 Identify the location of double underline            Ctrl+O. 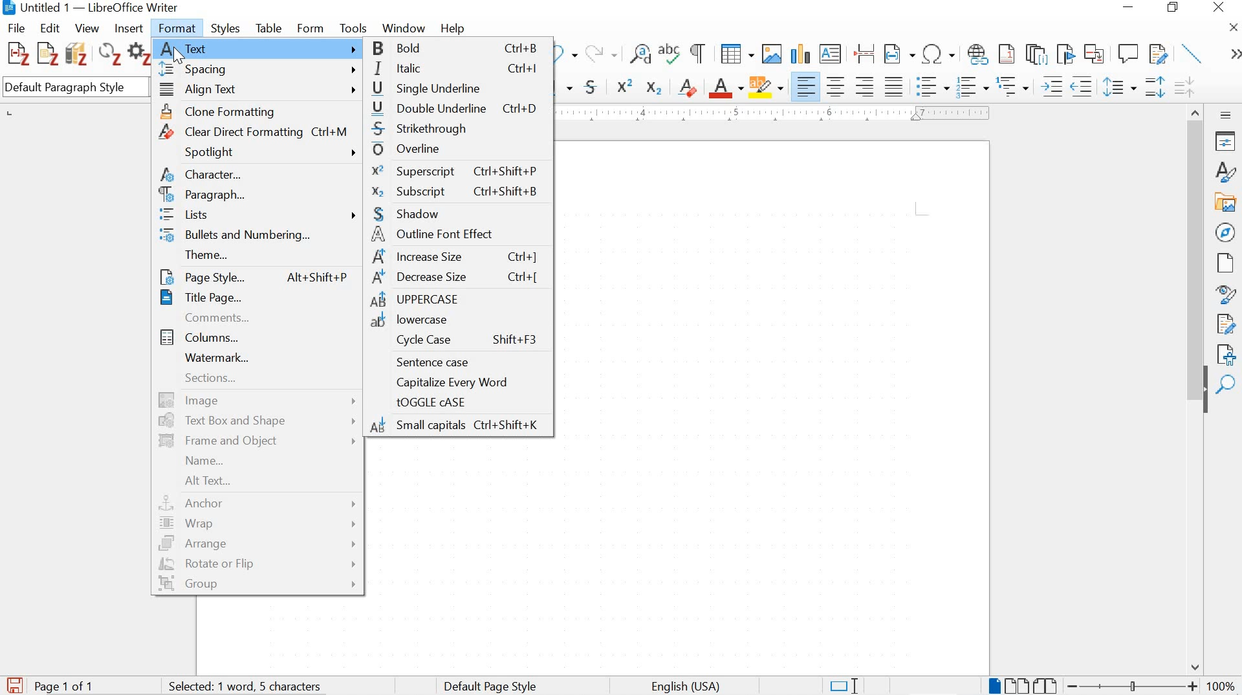
(459, 109).